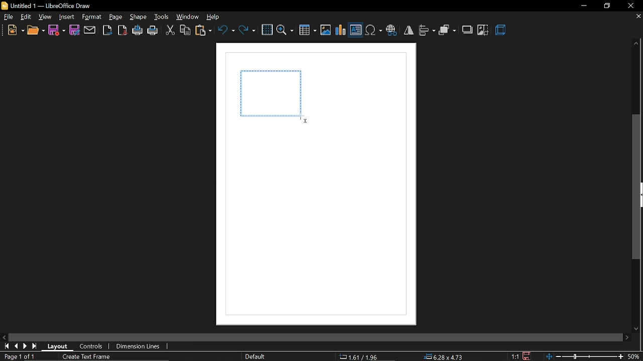 Image resolution: width=643 pixels, height=361 pixels. I want to click on create text frame, so click(87, 357).